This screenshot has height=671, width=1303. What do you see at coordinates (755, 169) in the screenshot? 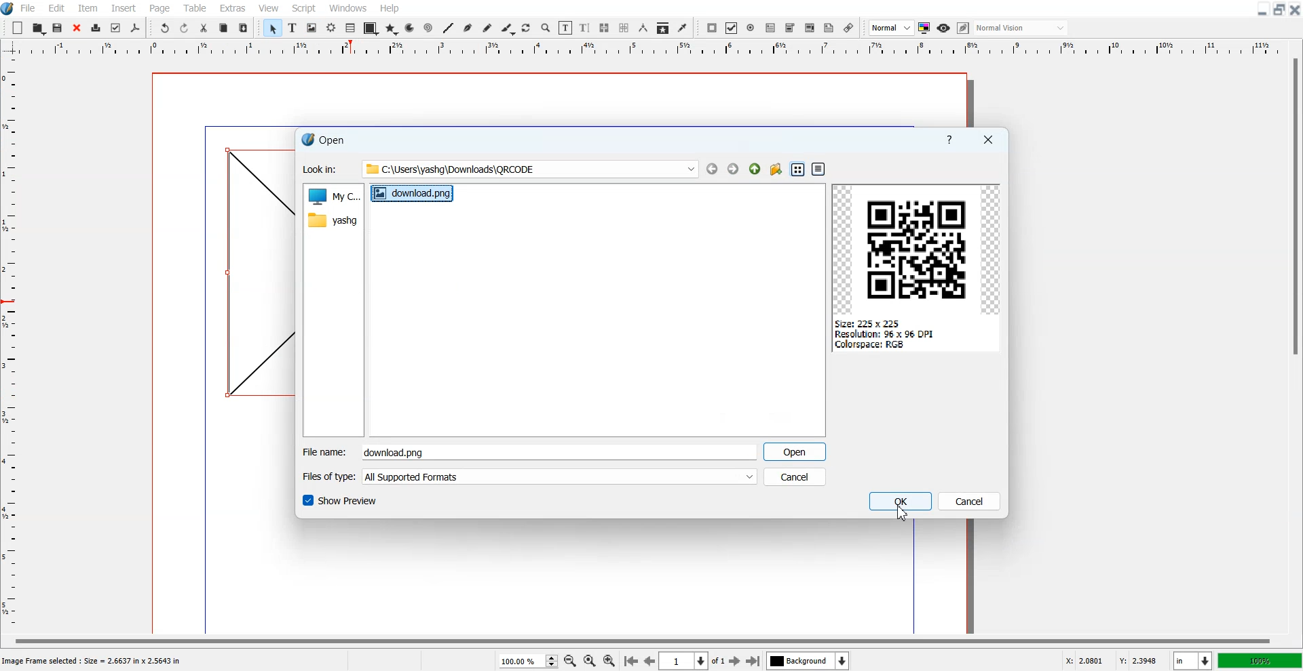
I see `Parent Directory` at bounding box center [755, 169].